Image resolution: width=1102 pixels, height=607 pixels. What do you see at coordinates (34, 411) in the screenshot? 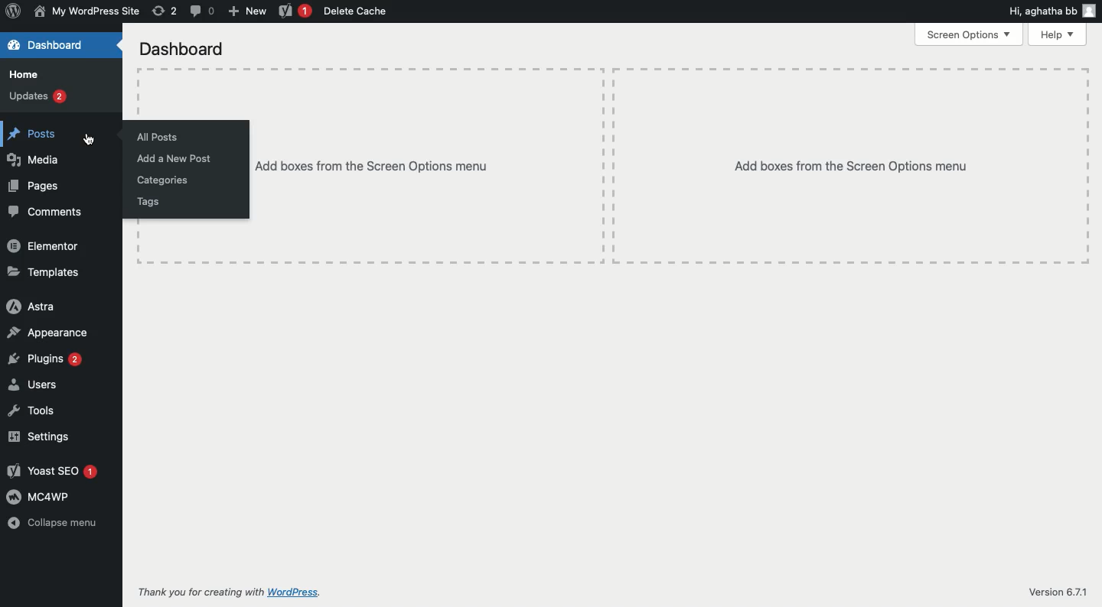
I see `Tools` at bounding box center [34, 411].